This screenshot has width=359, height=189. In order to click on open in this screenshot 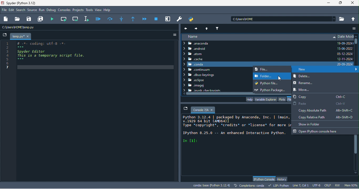, I will do `click(17, 19)`.